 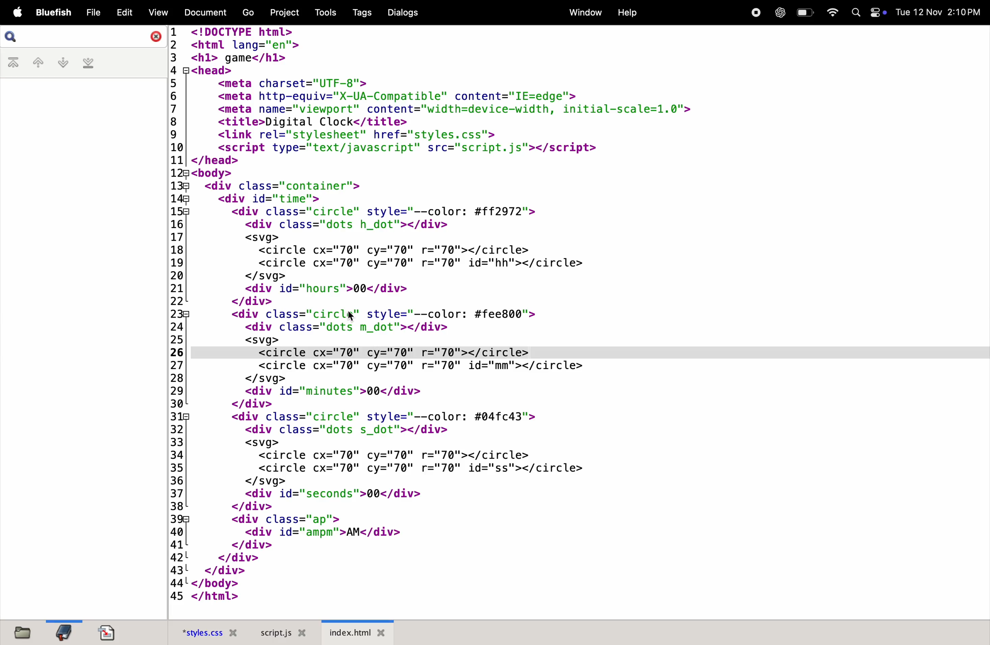 What do you see at coordinates (13, 64) in the screenshot?
I see `first bookmark` at bounding box center [13, 64].